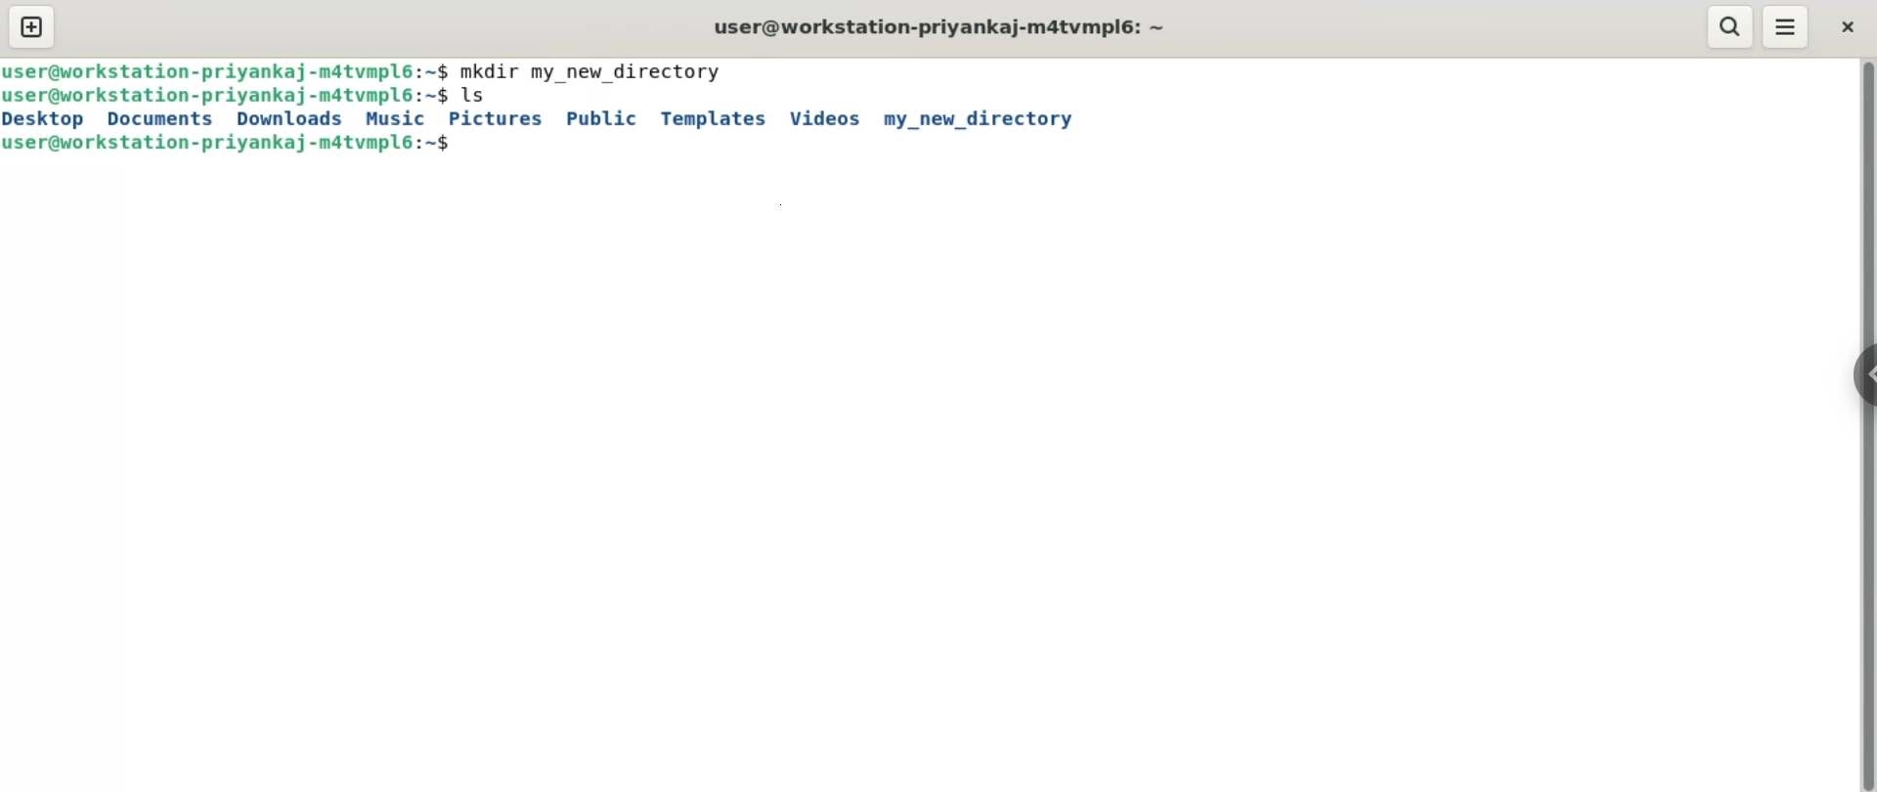  I want to click on my_new_directory, so click(982, 120).